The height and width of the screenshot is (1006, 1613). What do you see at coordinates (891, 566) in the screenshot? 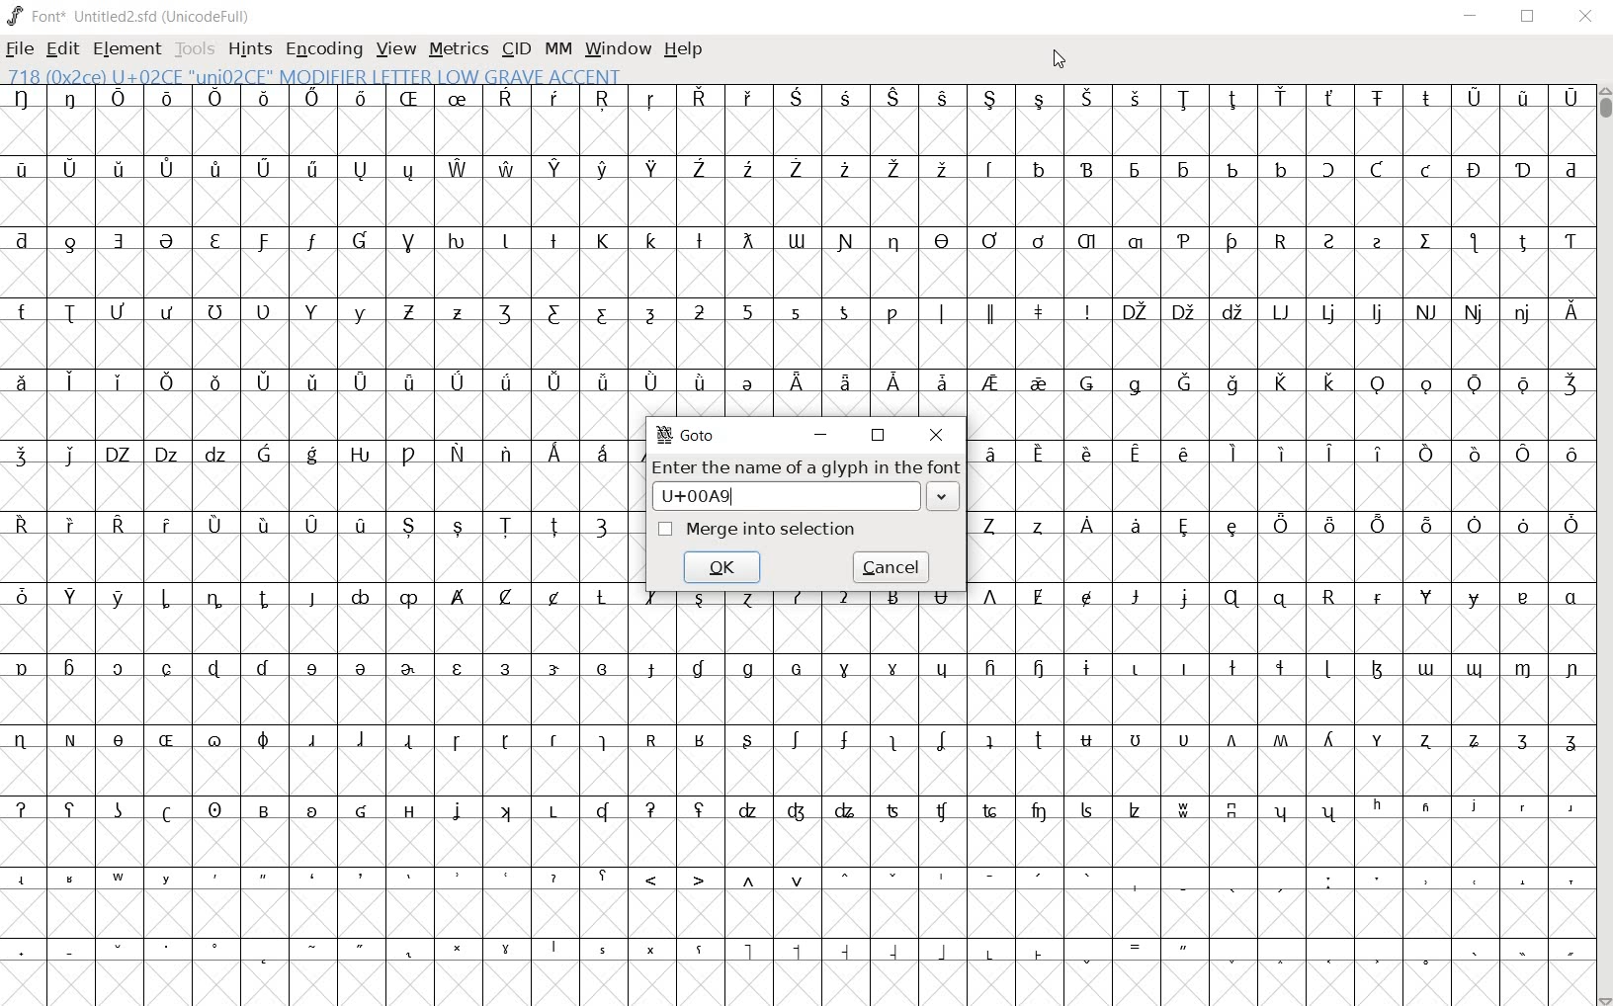
I see `cancel` at bounding box center [891, 566].